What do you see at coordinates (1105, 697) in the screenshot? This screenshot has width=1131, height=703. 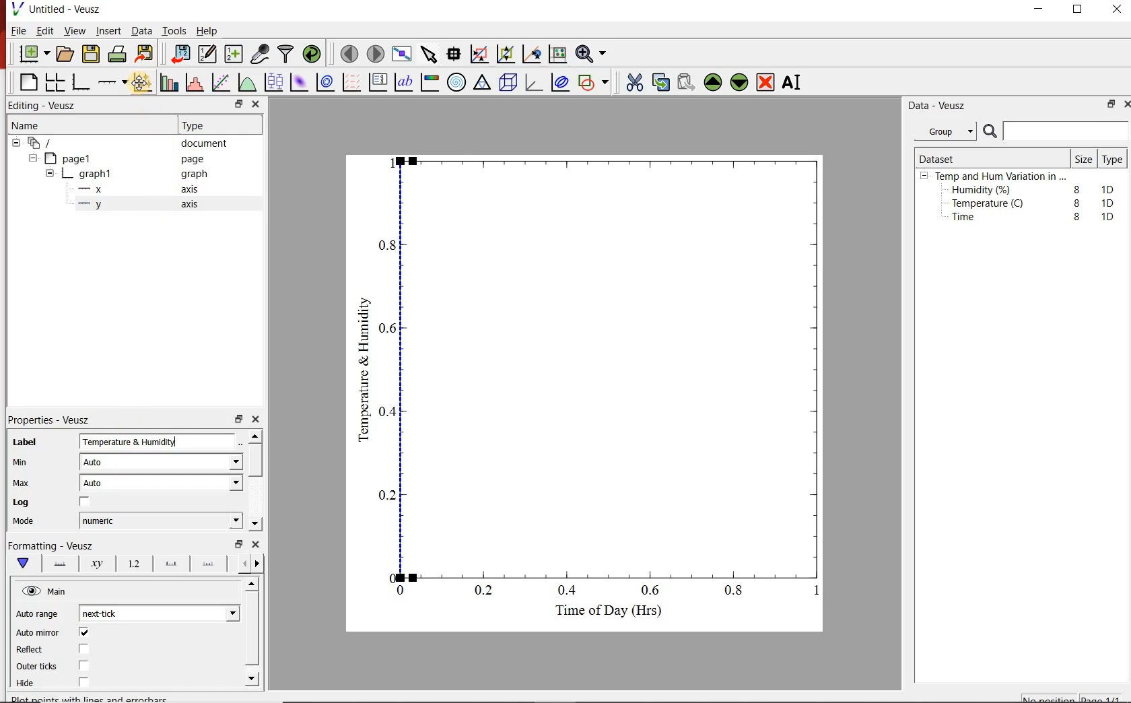 I see `page1/1` at bounding box center [1105, 697].